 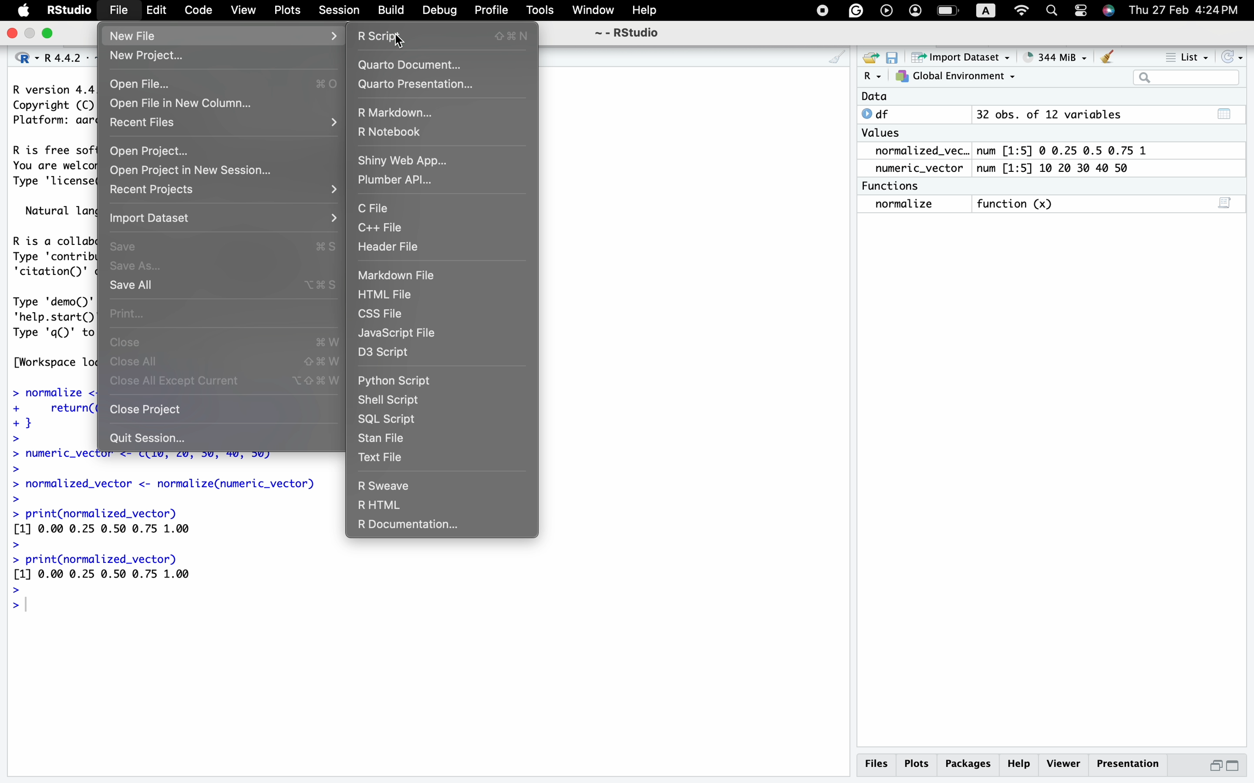 What do you see at coordinates (151, 439) in the screenshot?
I see `Quit Session` at bounding box center [151, 439].